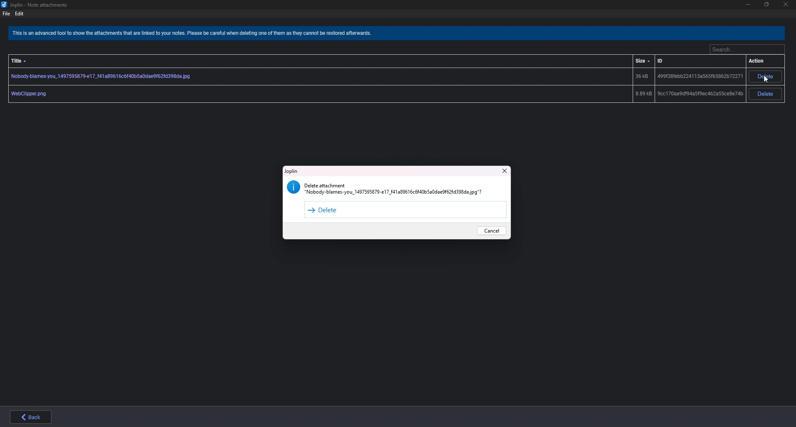 This screenshot has width=796, height=427. I want to click on size, so click(643, 61).